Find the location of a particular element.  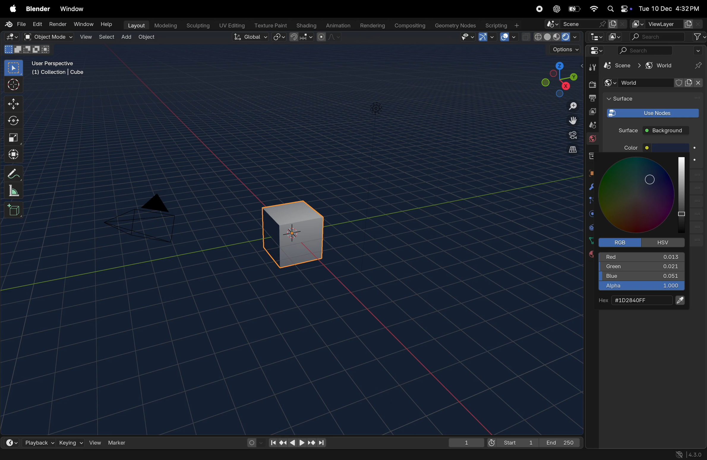

playback controls is located at coordinates (297, 442).